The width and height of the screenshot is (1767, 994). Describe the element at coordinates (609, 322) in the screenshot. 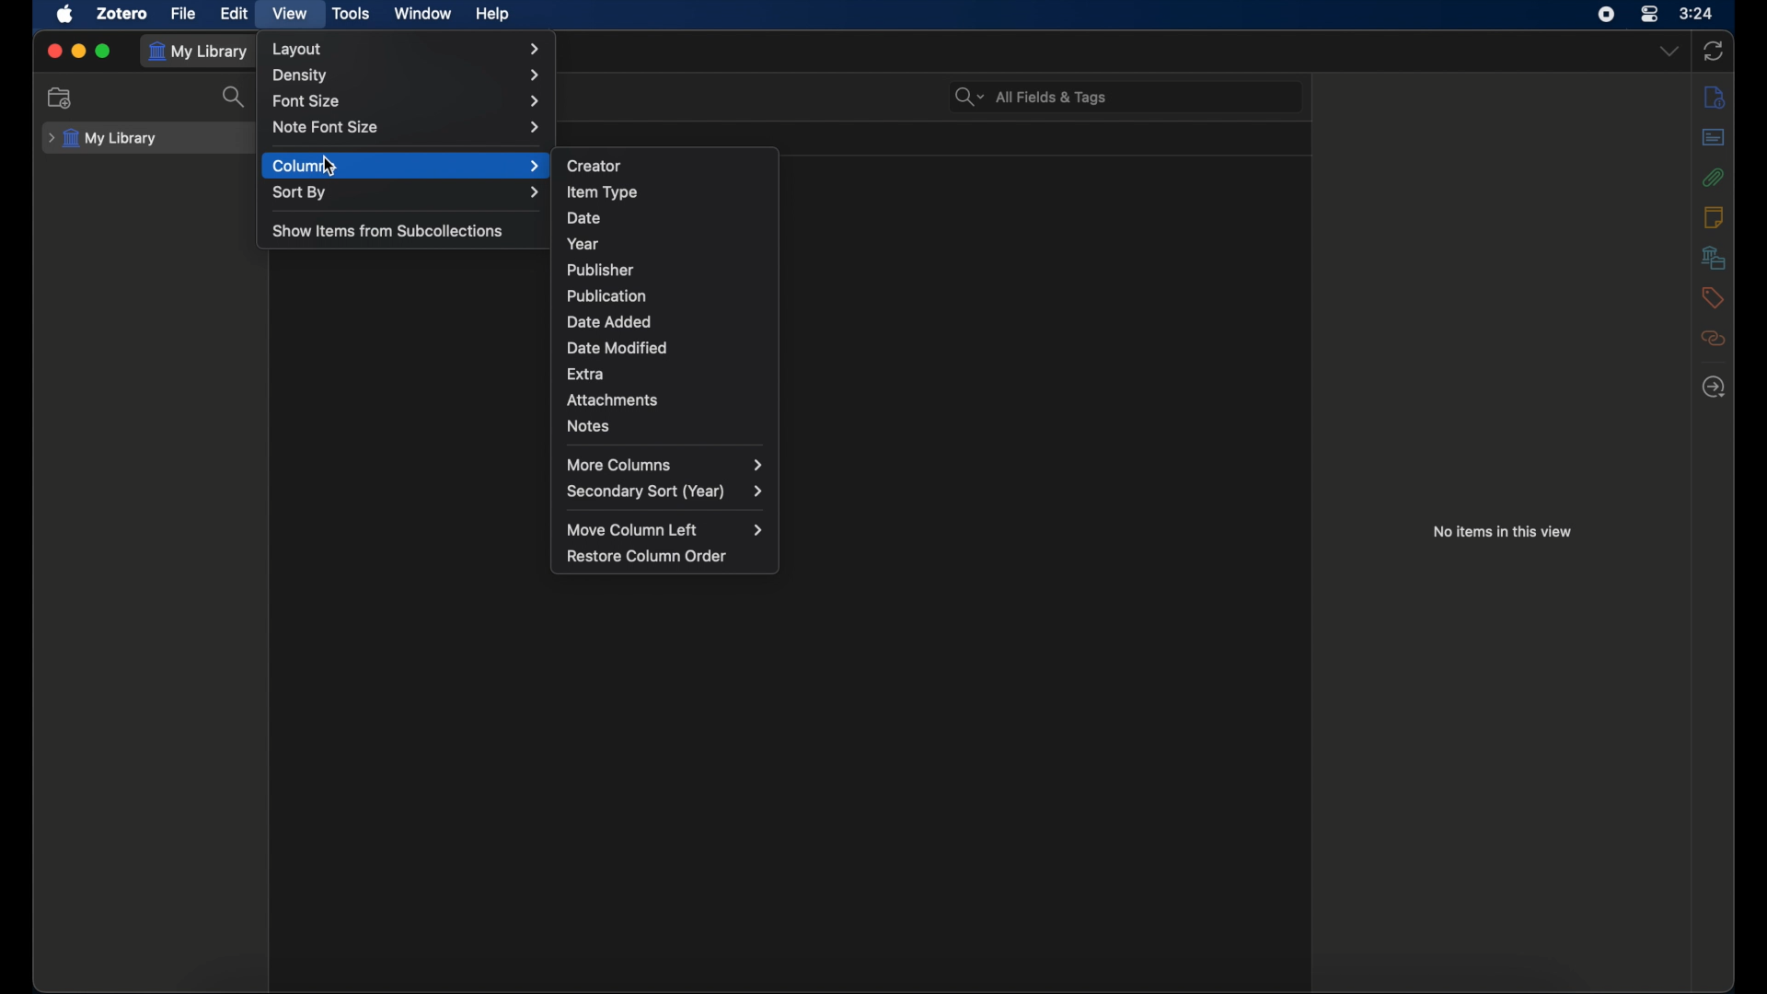

I see `date added` at that location.